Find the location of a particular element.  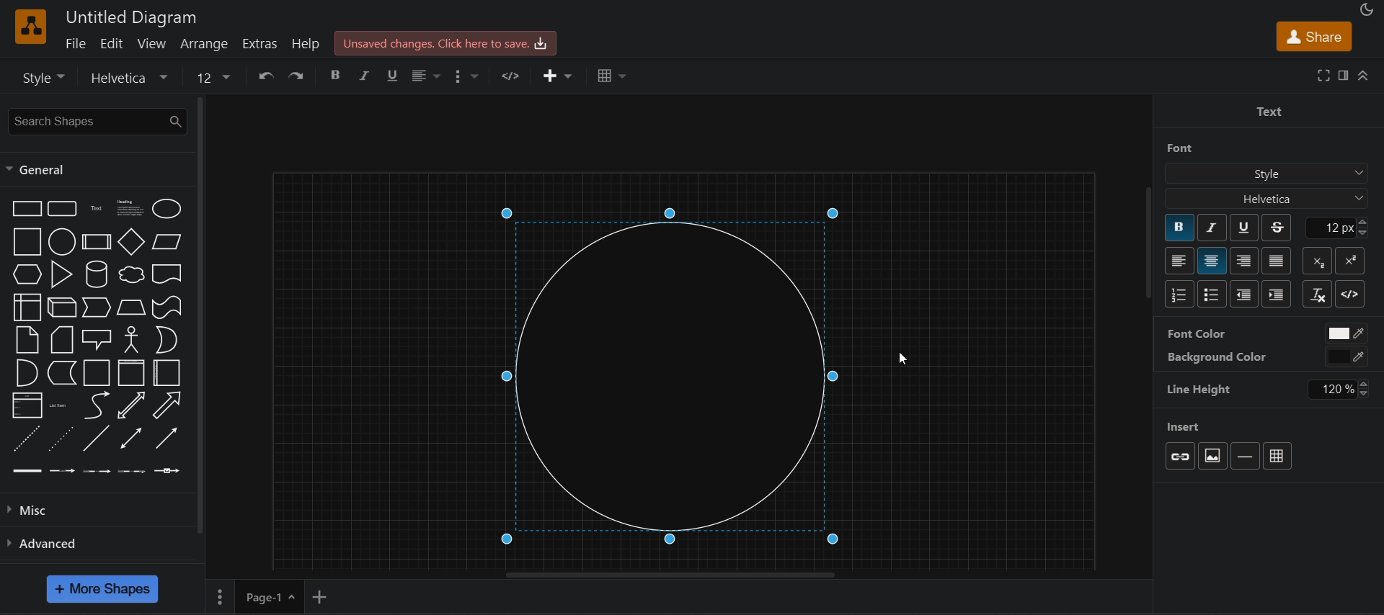

More options is located at coordinates (218, 594).